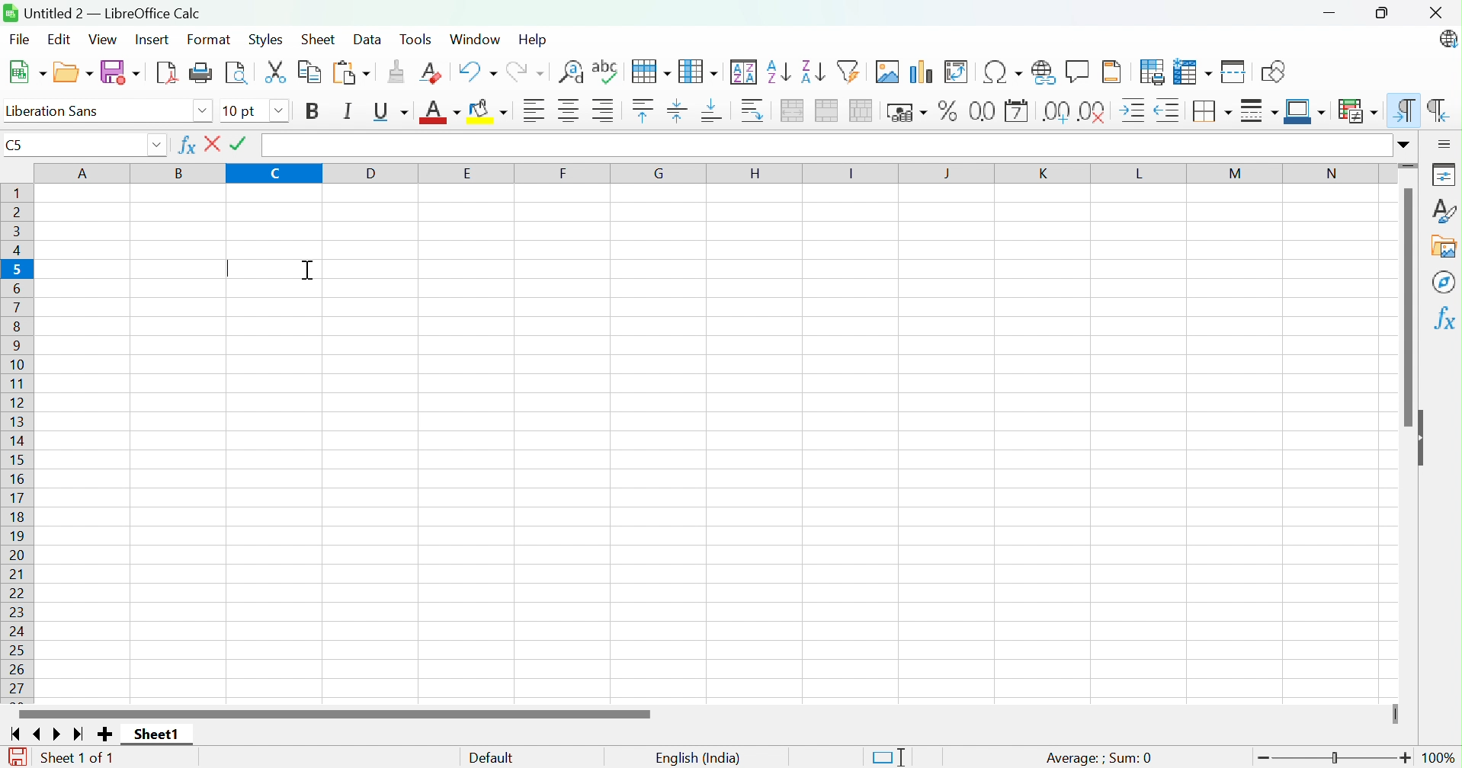 Image resolution: width=1462 pixels, height=768 pixels. What do you see at coordinates (643, 111) in the screenshot?
I see `Align top` at bounding box center [643, 111].